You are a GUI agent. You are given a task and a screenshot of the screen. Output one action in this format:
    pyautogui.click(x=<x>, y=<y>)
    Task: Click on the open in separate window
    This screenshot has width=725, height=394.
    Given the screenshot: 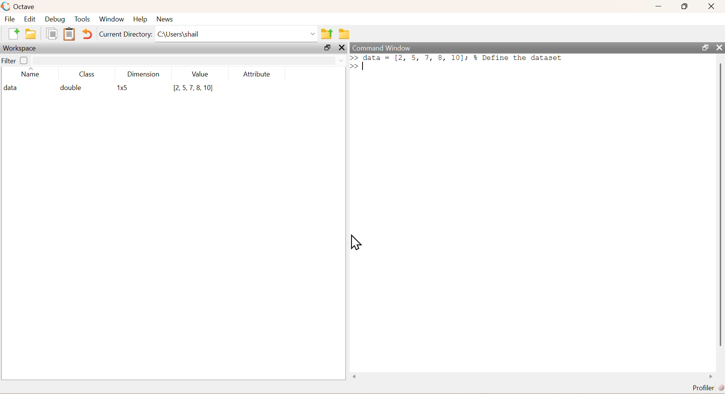 What is the action you would take?
    pyautogui.click(x=706, y=47)
    